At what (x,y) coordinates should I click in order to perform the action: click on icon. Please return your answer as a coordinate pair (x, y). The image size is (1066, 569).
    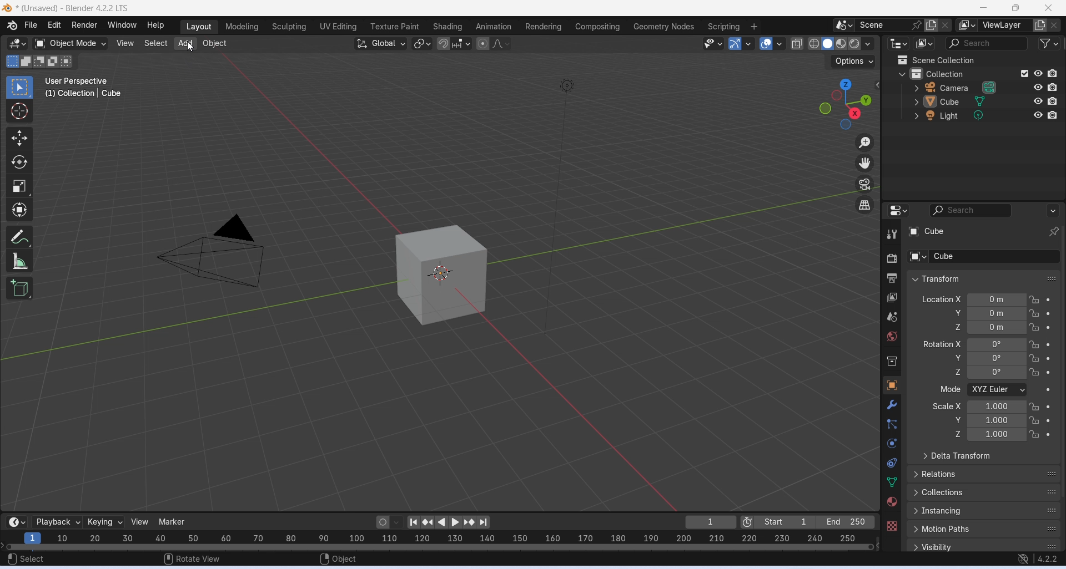
    Looking at the image, I should click on (902, 60).